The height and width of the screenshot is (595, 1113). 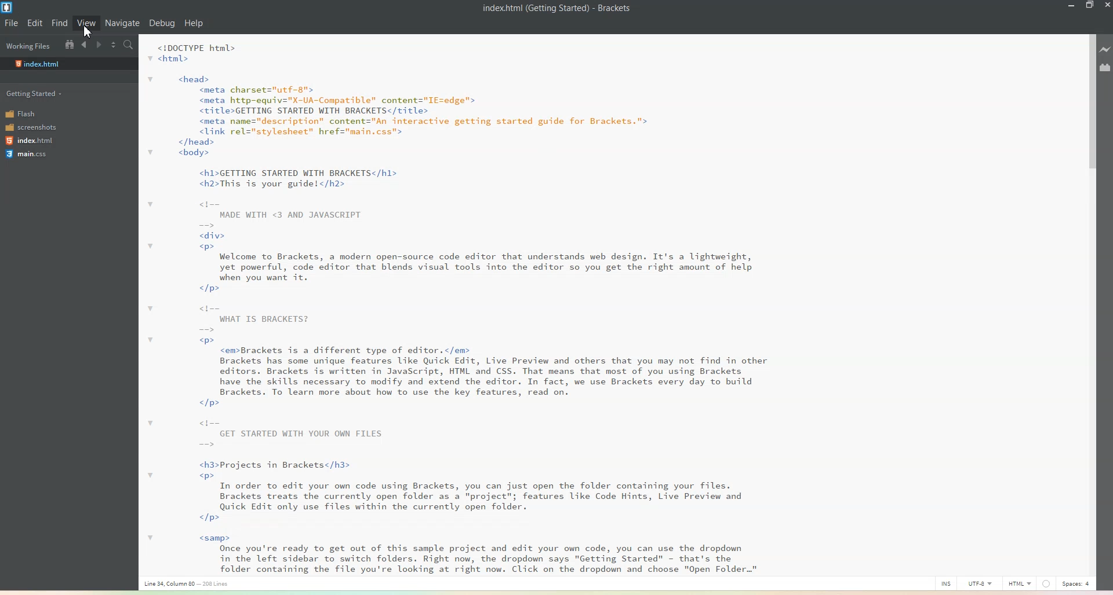 I want to click on File, so click(x=12, y=23).